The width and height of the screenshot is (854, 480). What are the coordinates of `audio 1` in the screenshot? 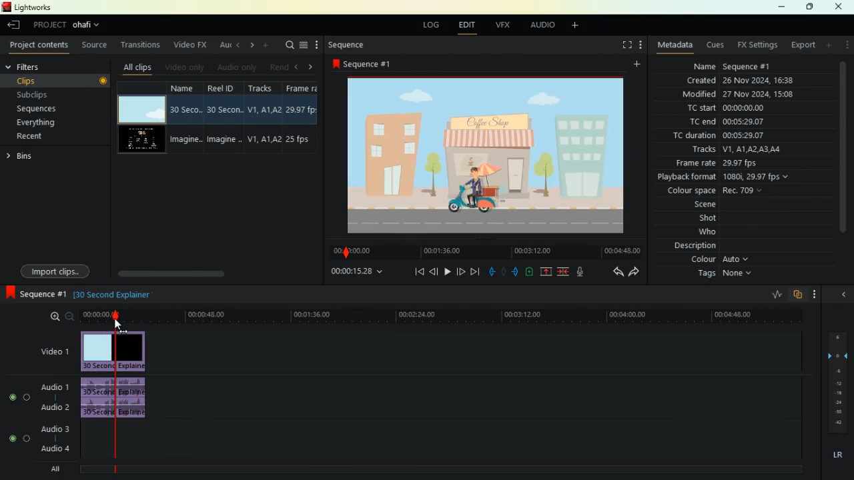 It's located at (50, 387).